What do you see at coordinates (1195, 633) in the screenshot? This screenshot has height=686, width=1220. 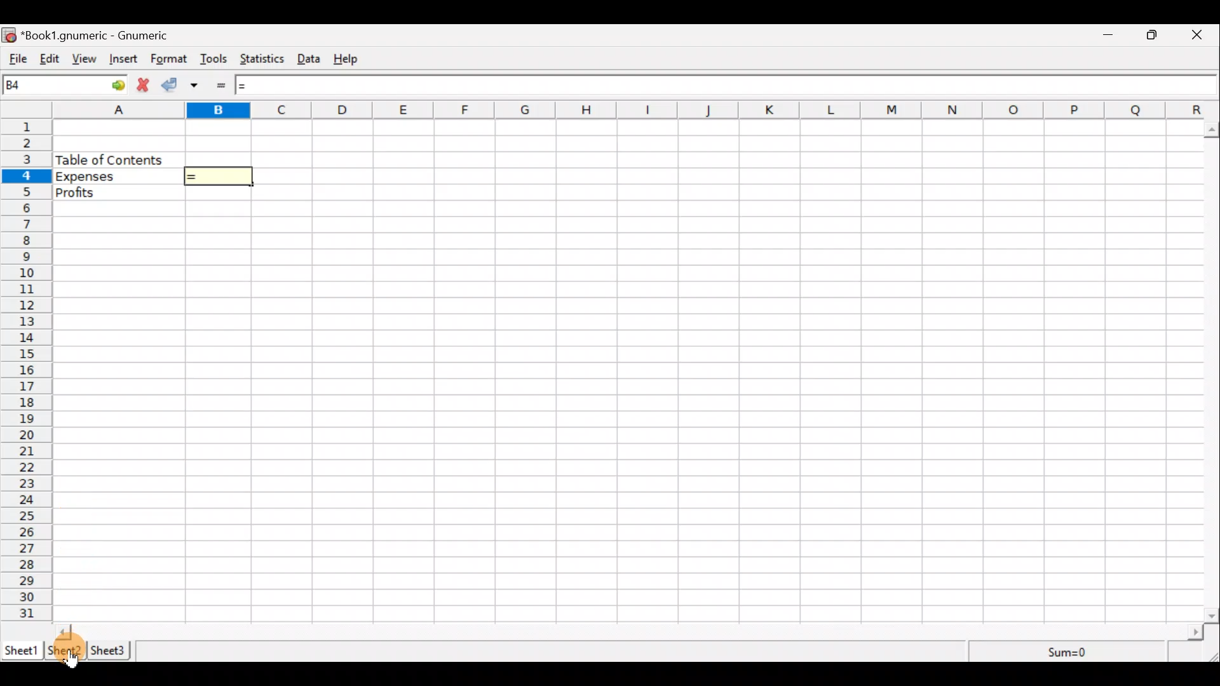 I see `scroll right` at bounding box center [1195, 633].